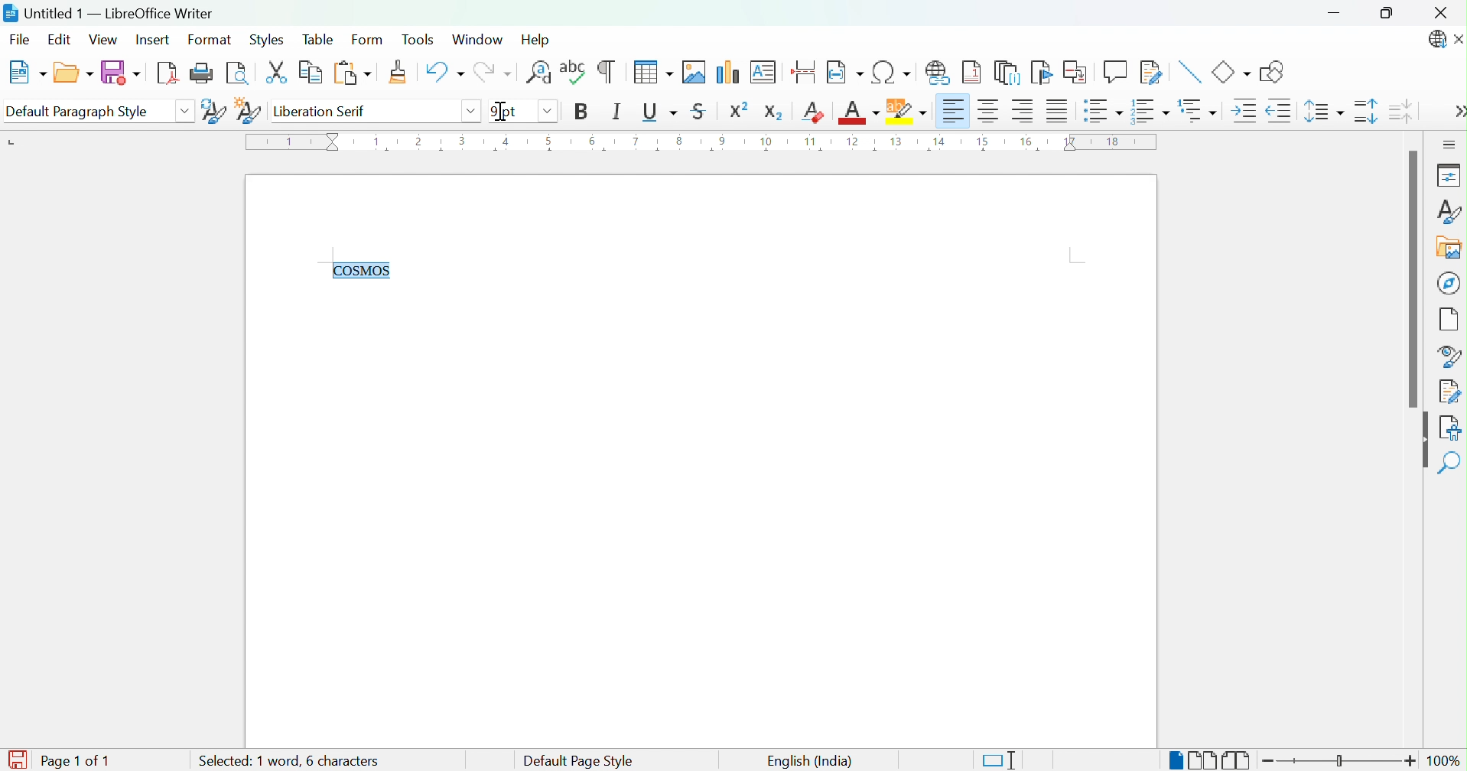 The image size is (1467, 771). Describe the element at coordinates (1152, 110) in the screenshot. I see `Toggle ordered list` at that location.